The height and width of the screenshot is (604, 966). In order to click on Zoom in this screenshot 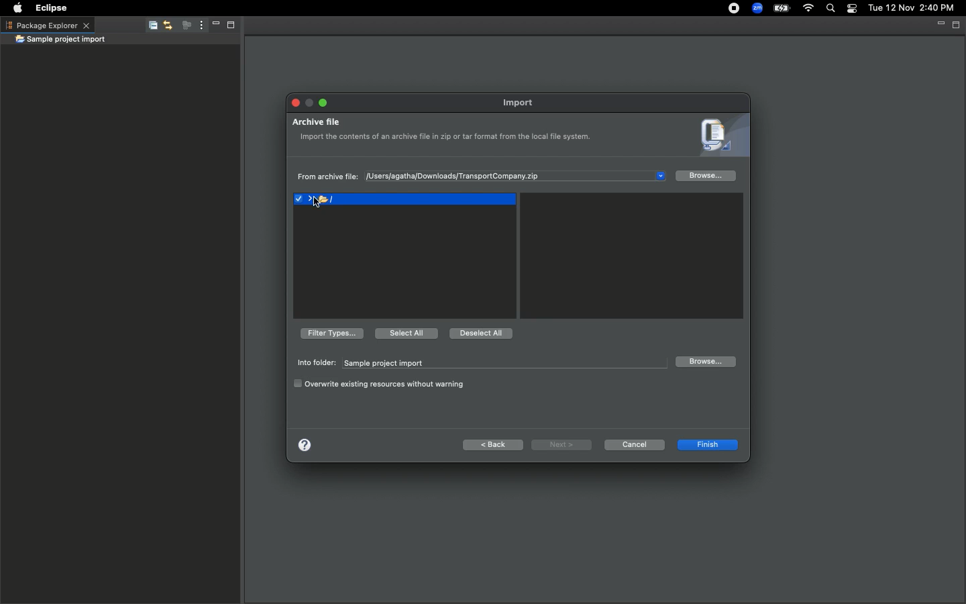, I will do `click(756, 8)`.